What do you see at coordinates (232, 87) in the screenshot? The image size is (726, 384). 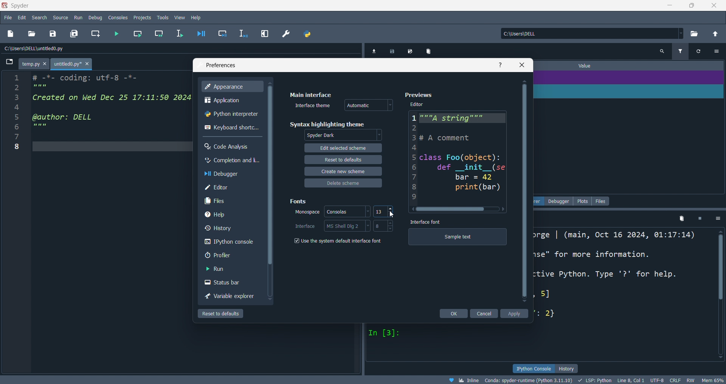 I see `appearance` at bounding box center [232, 87].